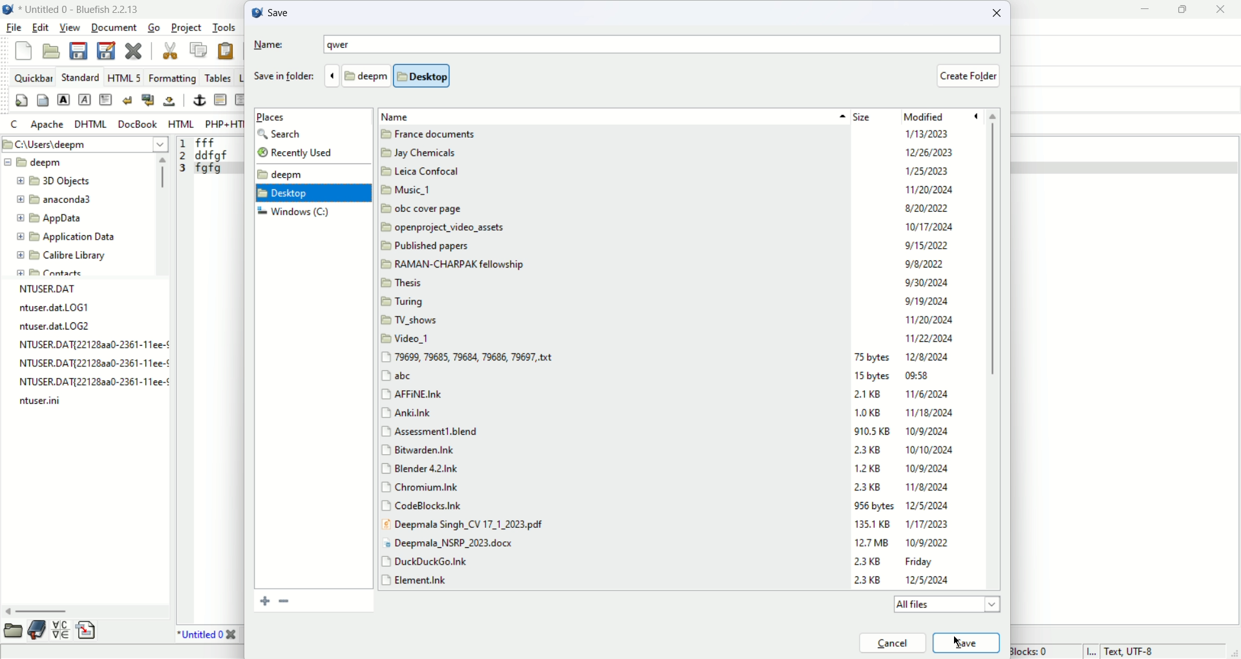 The height and width of the screenshot is (659, 1241). I want to click on file name, so click(37, 404).